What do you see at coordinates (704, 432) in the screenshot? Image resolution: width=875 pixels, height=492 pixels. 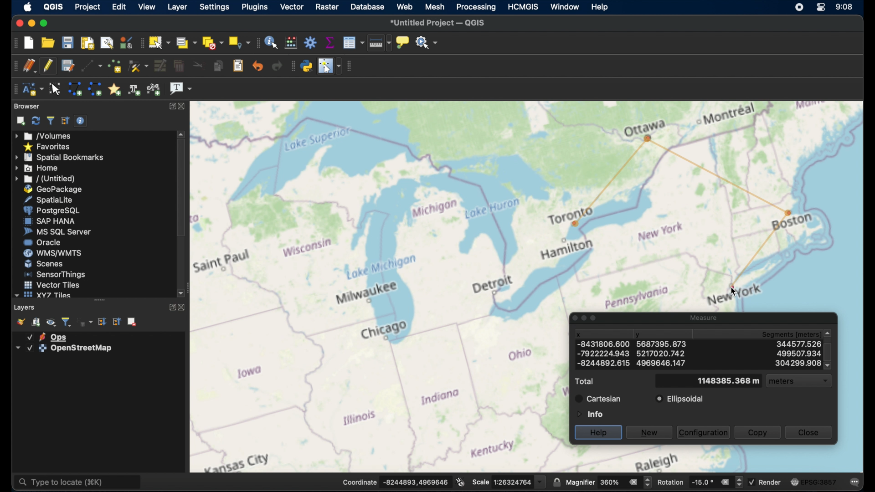 I see `configuration` at bounding box center [704, 432].